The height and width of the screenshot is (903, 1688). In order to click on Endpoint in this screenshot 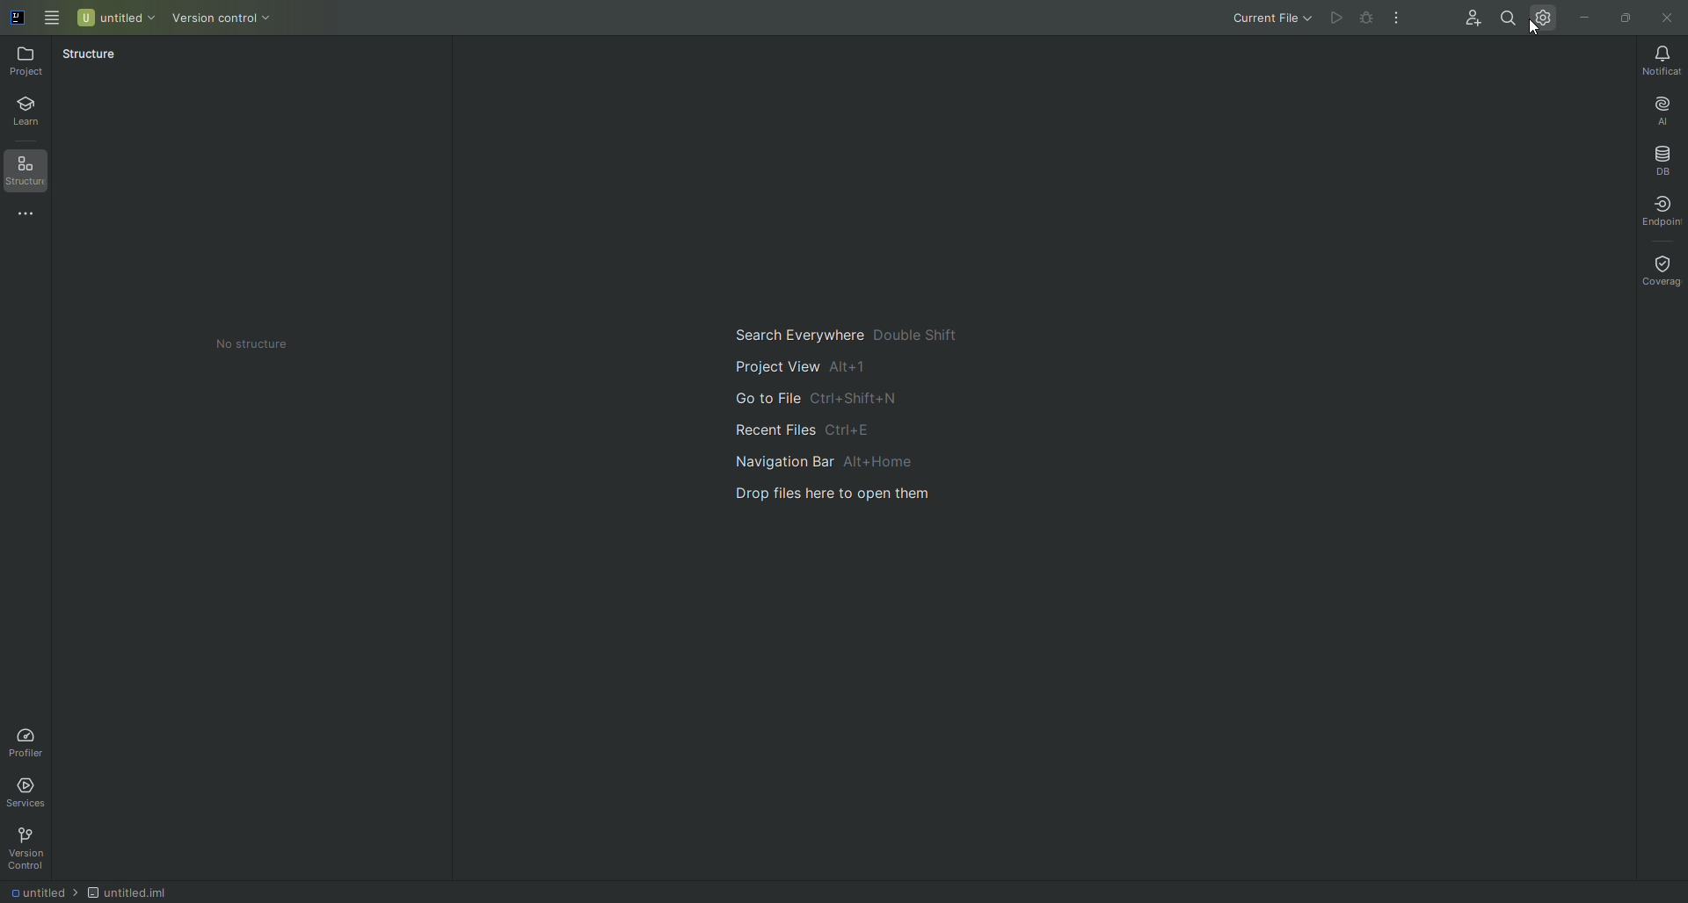, I will do `click(1663, 212)`.